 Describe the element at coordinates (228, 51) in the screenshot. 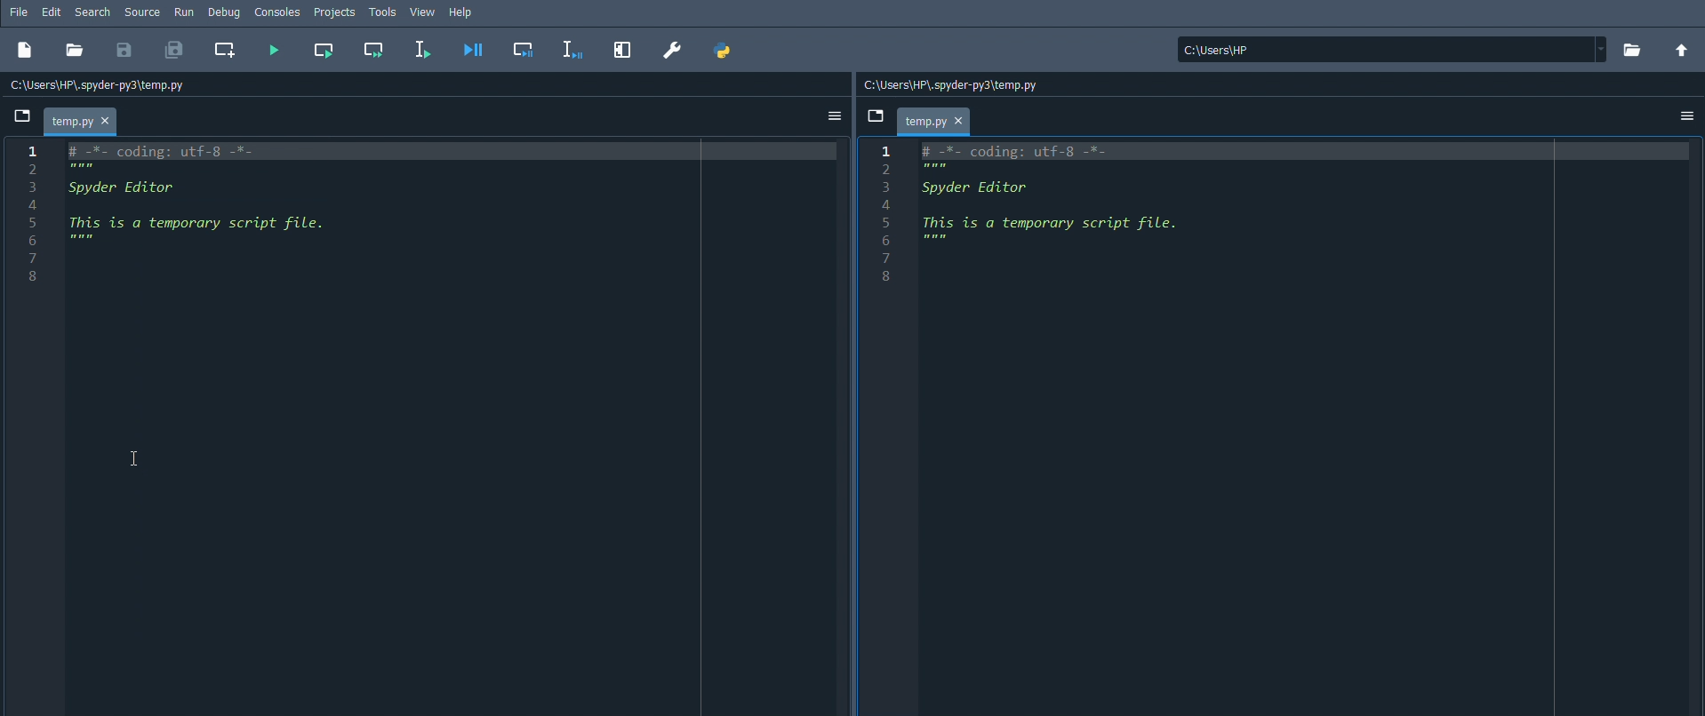

I see `Create new cell at the current line` at that location.